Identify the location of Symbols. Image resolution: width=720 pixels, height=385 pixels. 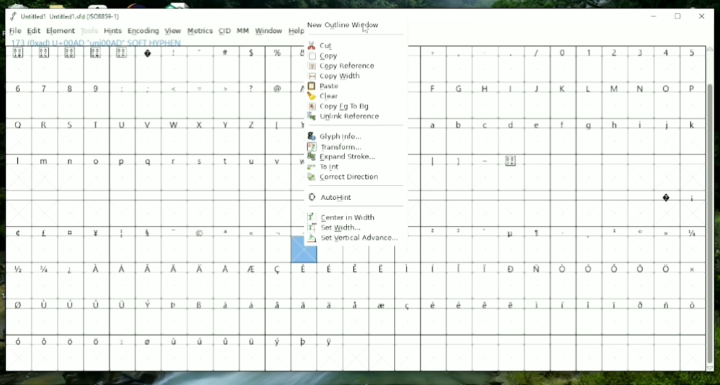
(677, 196).